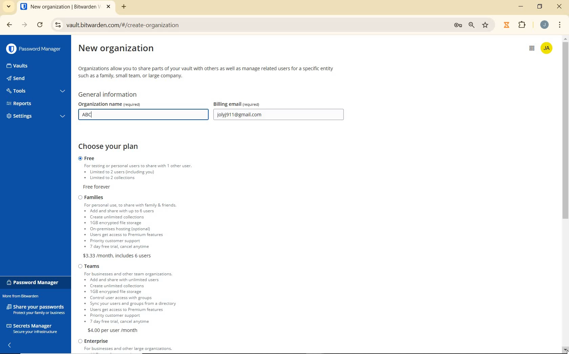  I want to click on preferences, so click(457, 25).